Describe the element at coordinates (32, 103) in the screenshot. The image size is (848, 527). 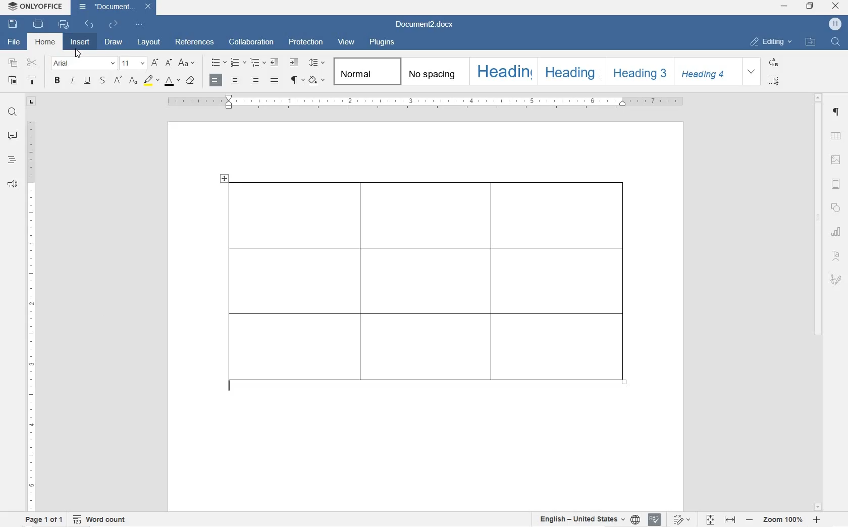
I see `tab` at that location.